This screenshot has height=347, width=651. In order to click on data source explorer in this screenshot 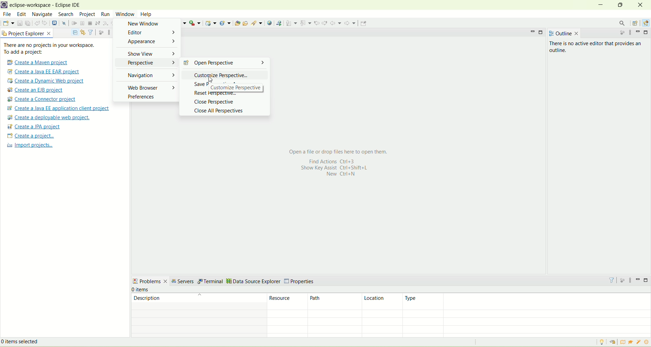, I will do `click(253, 281)`.